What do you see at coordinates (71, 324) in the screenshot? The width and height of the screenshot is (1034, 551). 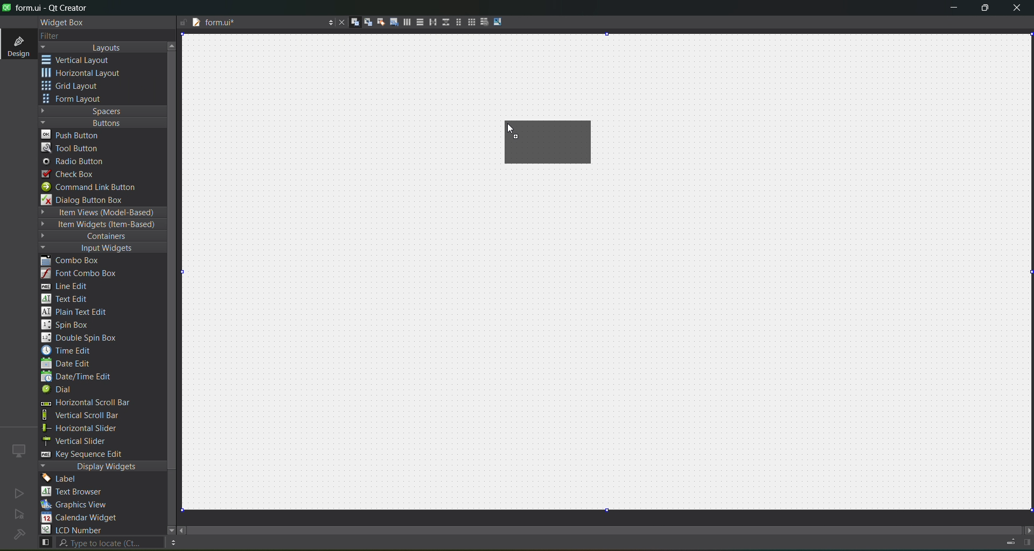 I see `spin box` at bounding box center [71, 324].